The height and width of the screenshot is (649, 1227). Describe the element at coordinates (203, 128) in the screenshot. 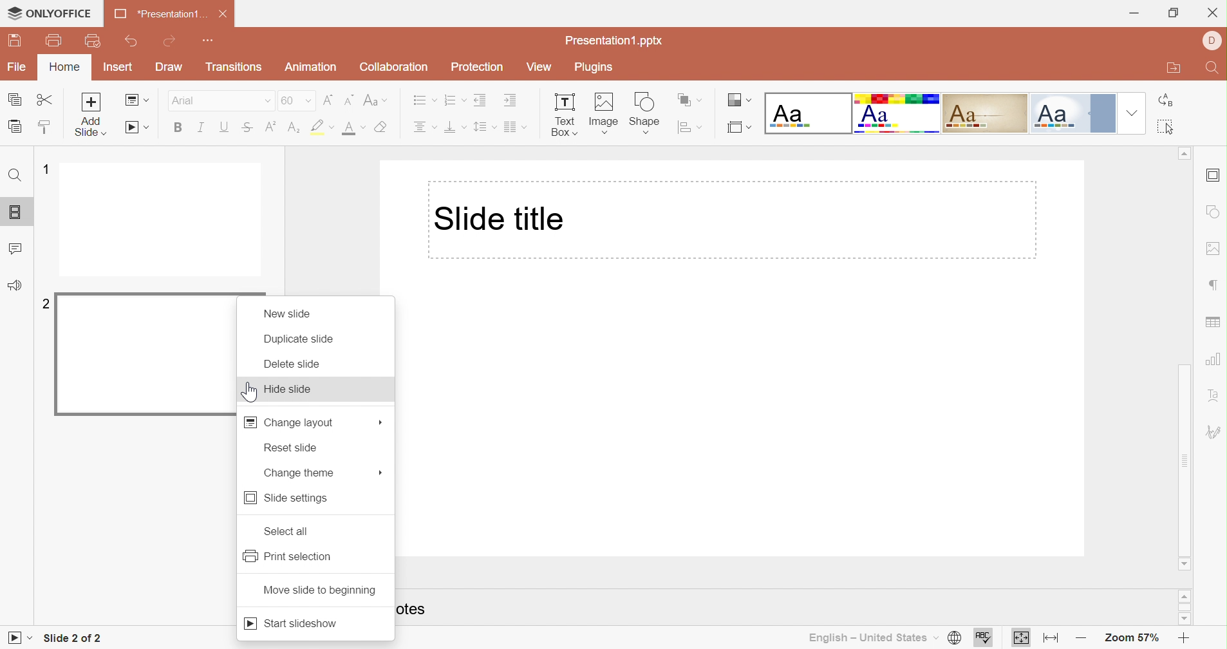

I see `Italic` at that location.